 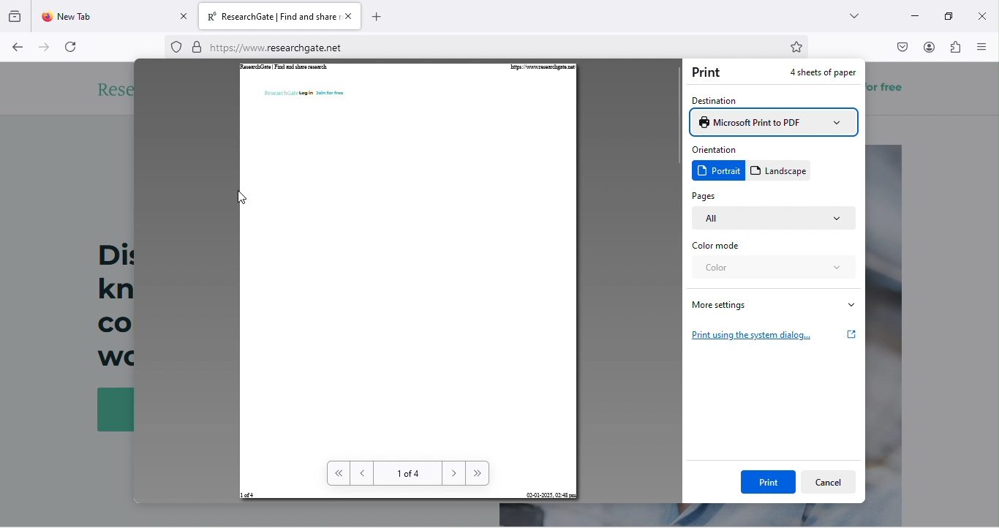 What do you see at coordinates (721, 247) in the screenshot?
I see `color mode` at bounding box center [721, 247].